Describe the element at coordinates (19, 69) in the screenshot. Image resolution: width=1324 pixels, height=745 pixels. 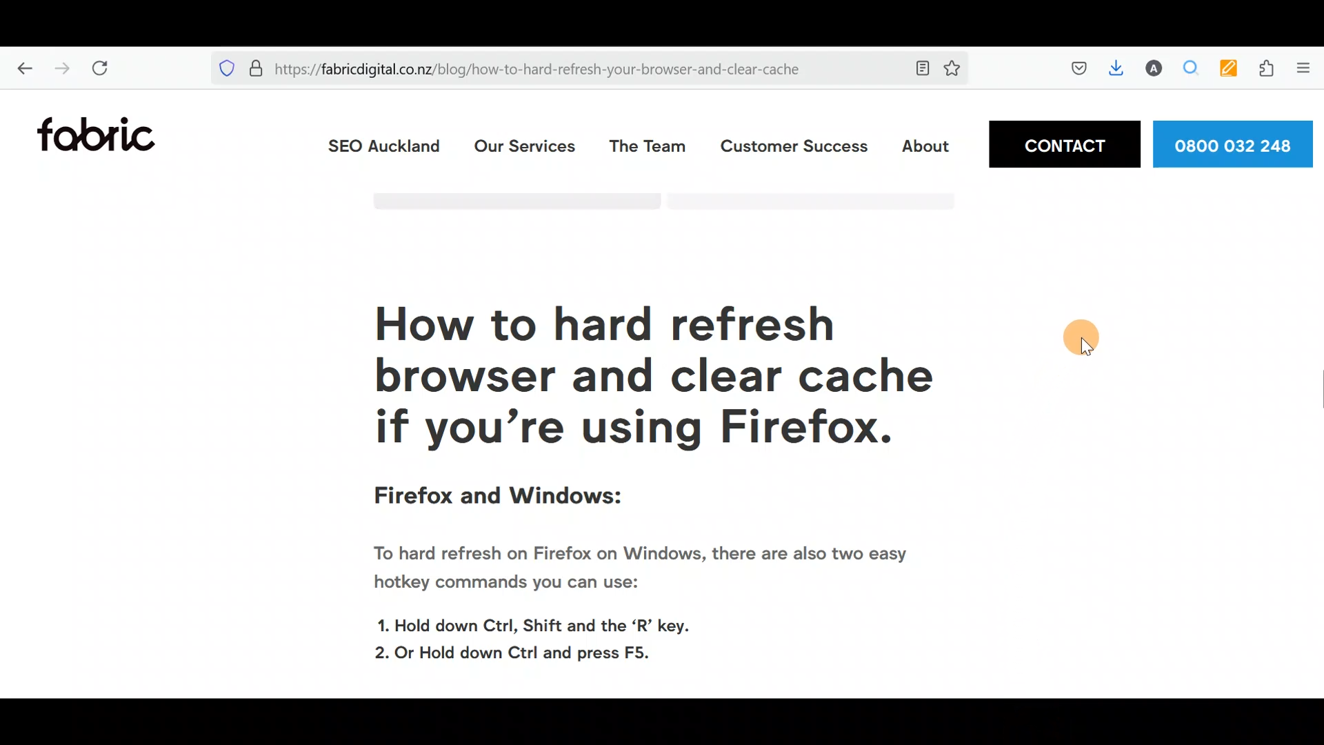
I see `Go back one page` at that location.